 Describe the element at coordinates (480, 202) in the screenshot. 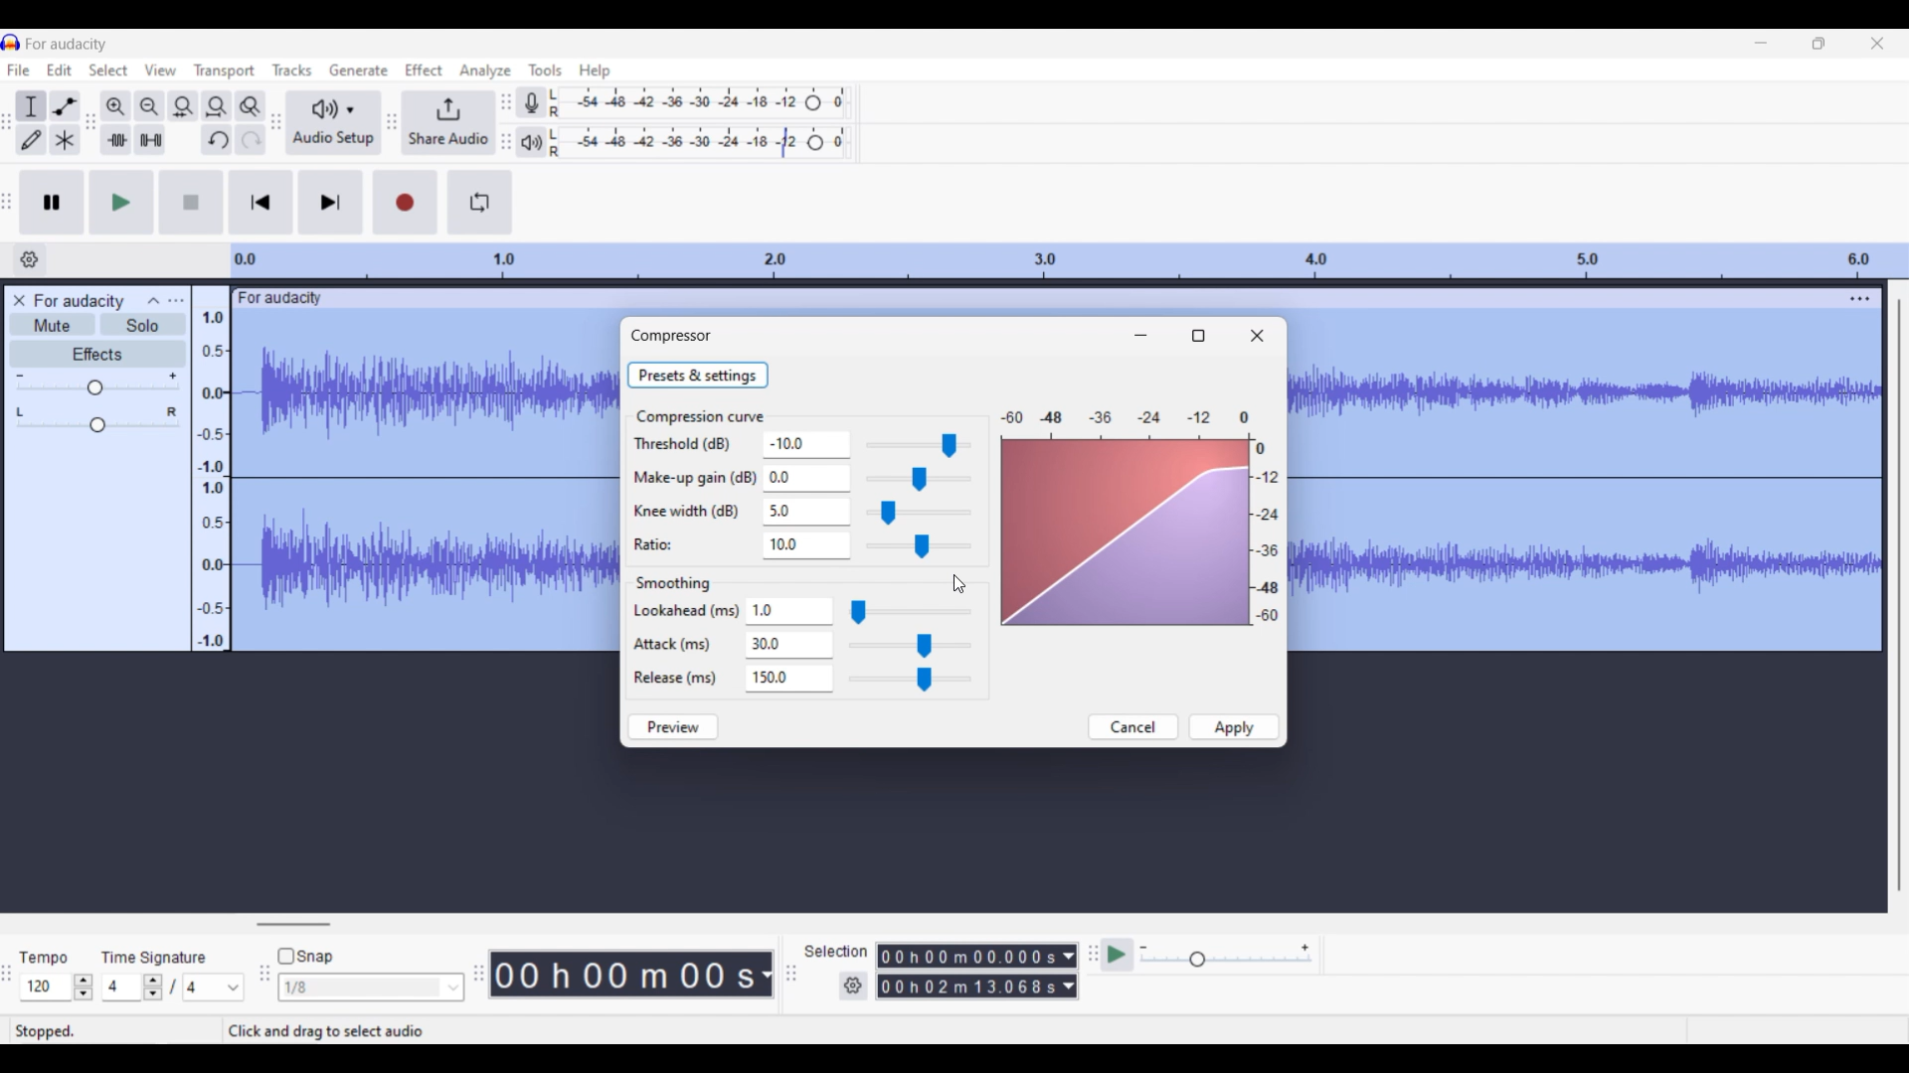

I see `Enable looping` at that location.